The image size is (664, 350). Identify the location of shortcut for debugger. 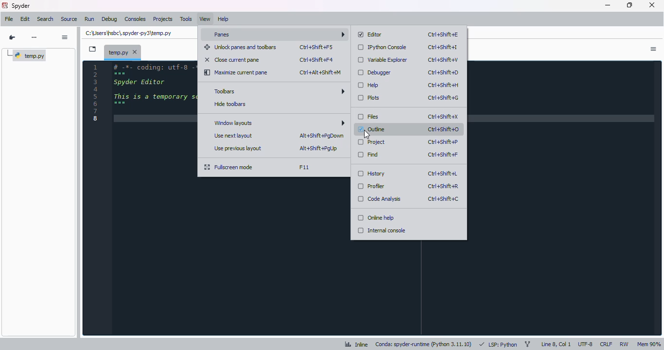
(443, 73).